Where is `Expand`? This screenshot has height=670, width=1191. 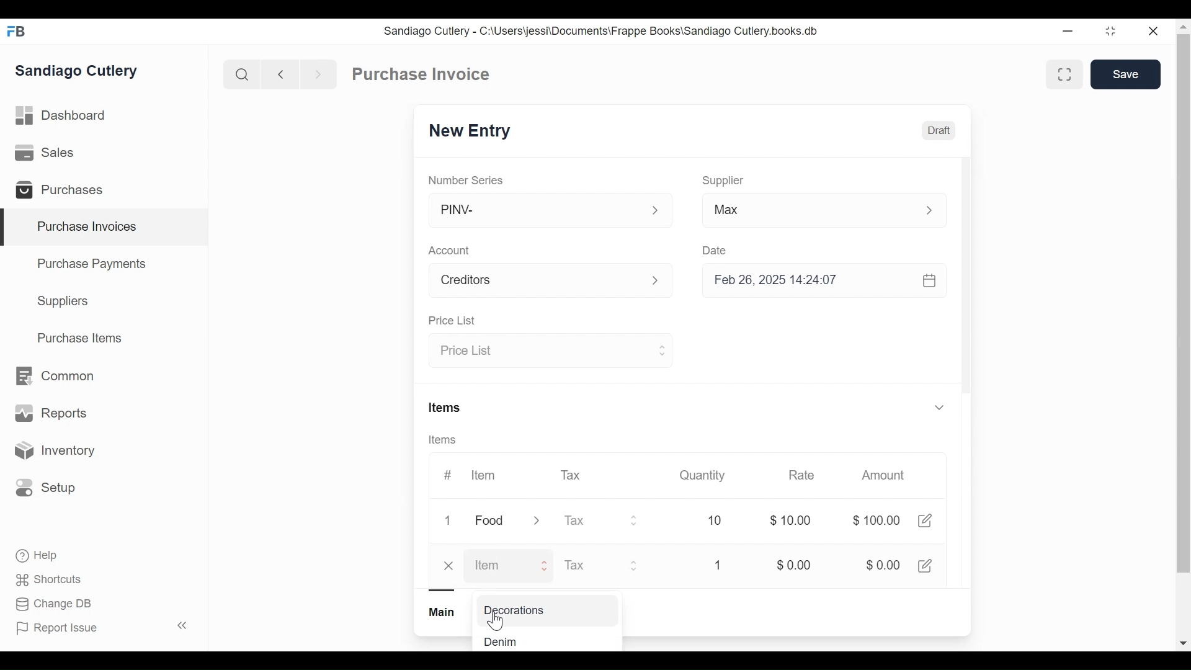 Expand is located at coordinates (942, 406).